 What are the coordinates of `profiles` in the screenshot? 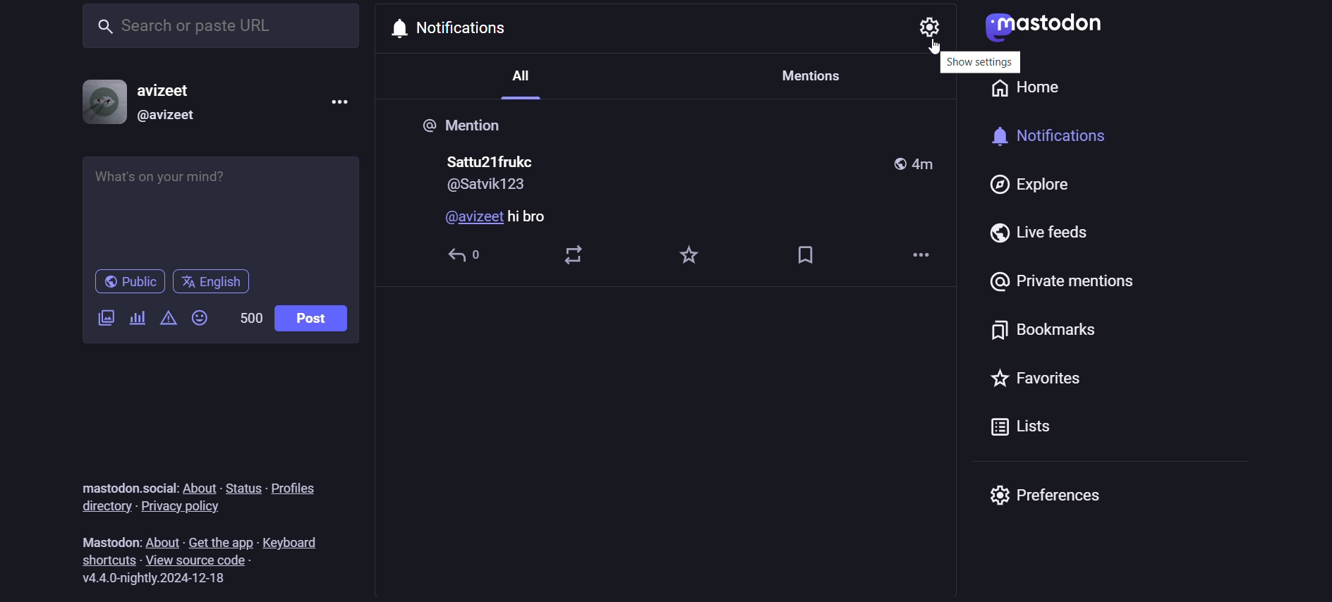 It's located at (298, 489).